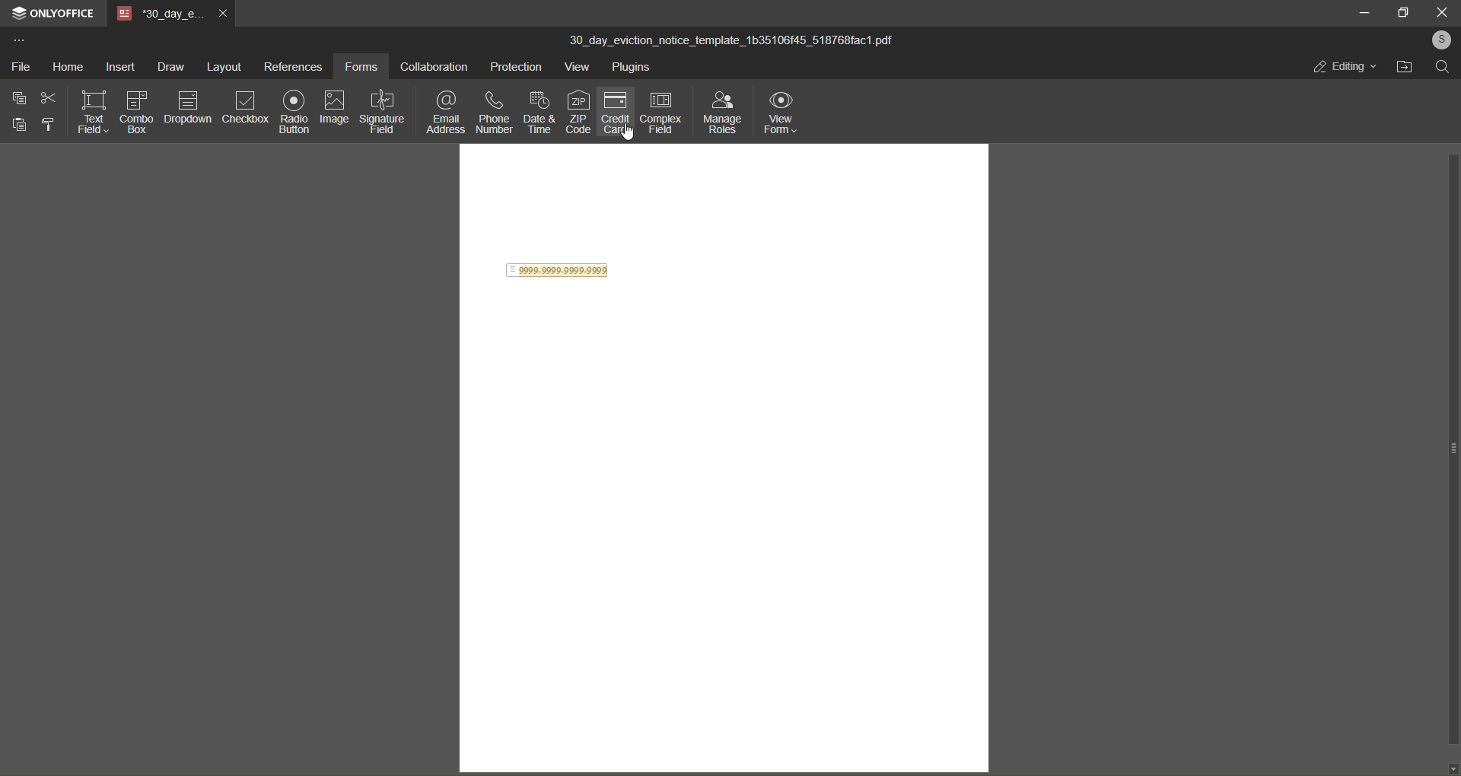 The width and height of the screenshot is (1461, 776). What do you see at coordinates (21, 68) in the screenshot?
I see `file` at bounding box center [21, 68].